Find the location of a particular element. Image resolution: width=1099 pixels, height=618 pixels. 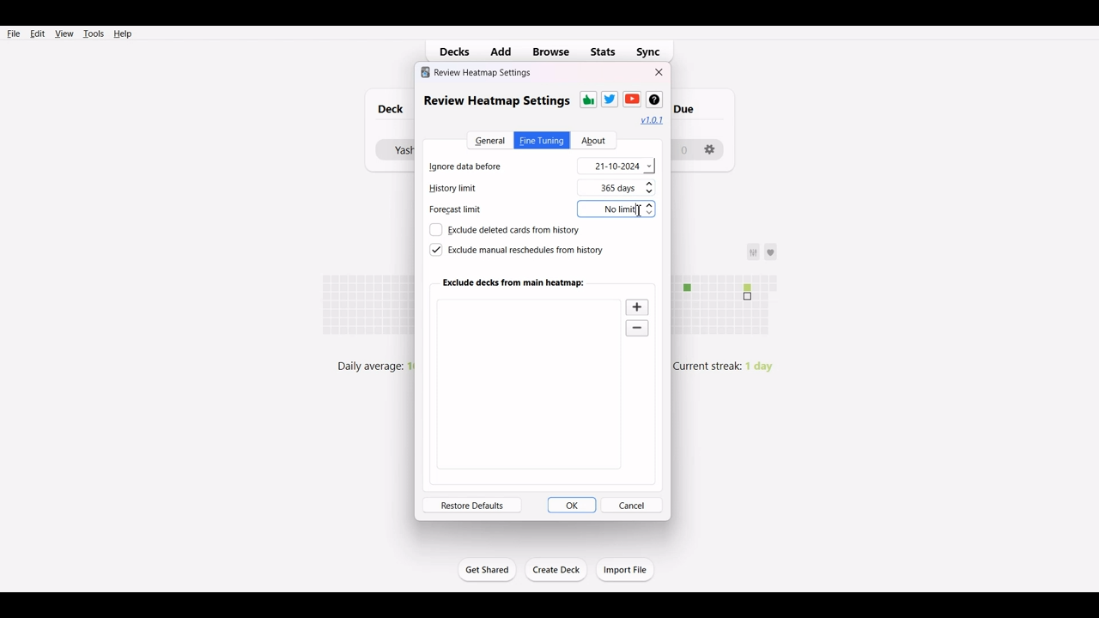

About is located at coordinates (593, 141).